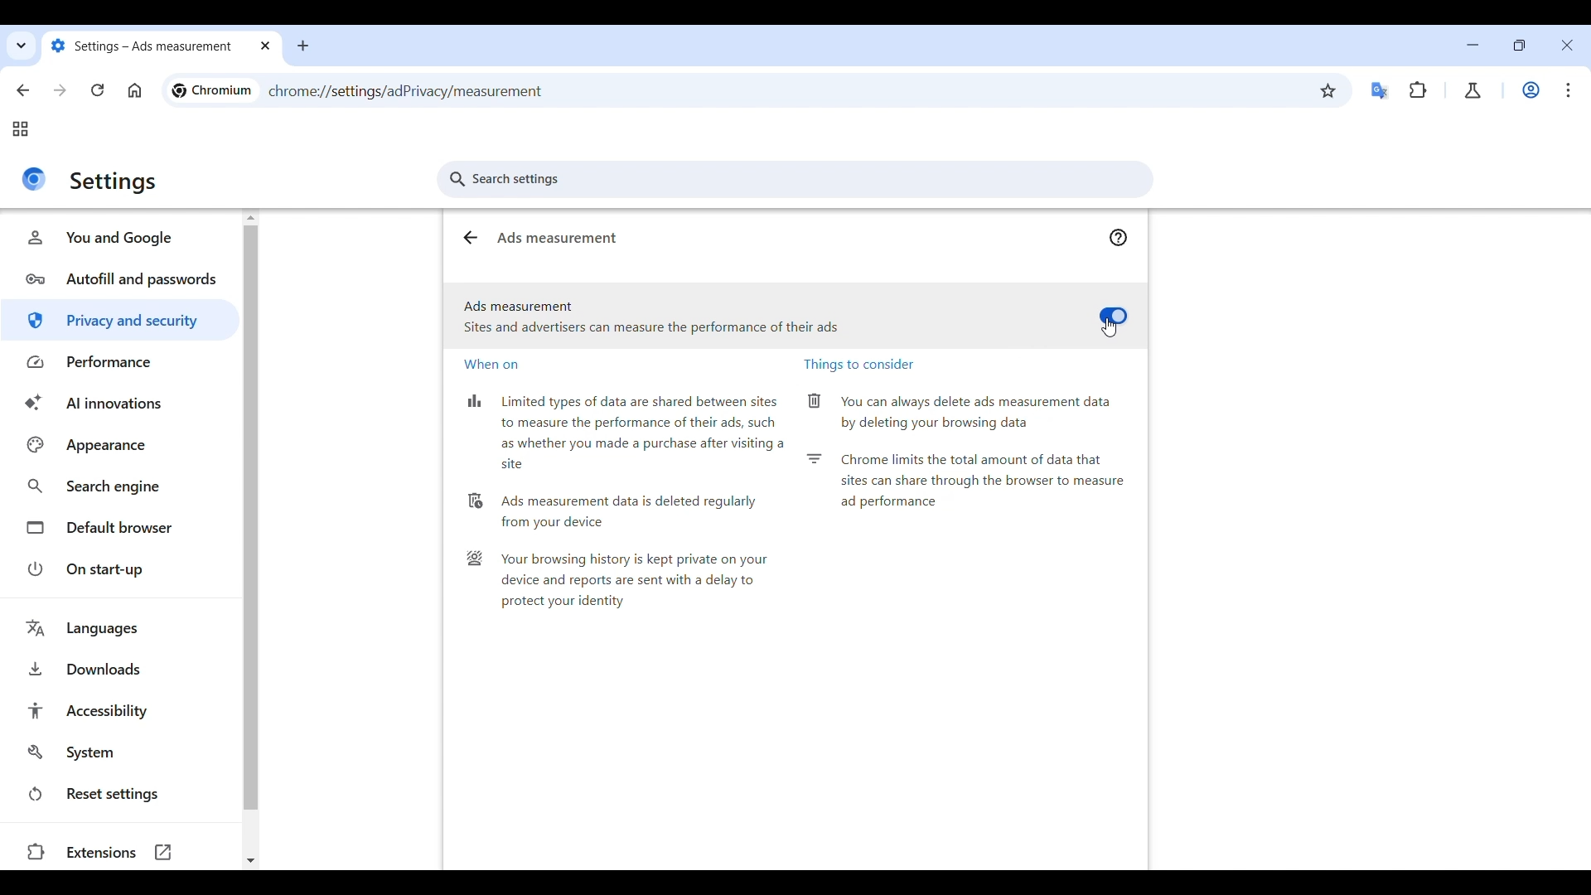  I want to click on Chrome limits the total amount of data that
sites can share through the browser to measure
ad performance, so click(969, 486).